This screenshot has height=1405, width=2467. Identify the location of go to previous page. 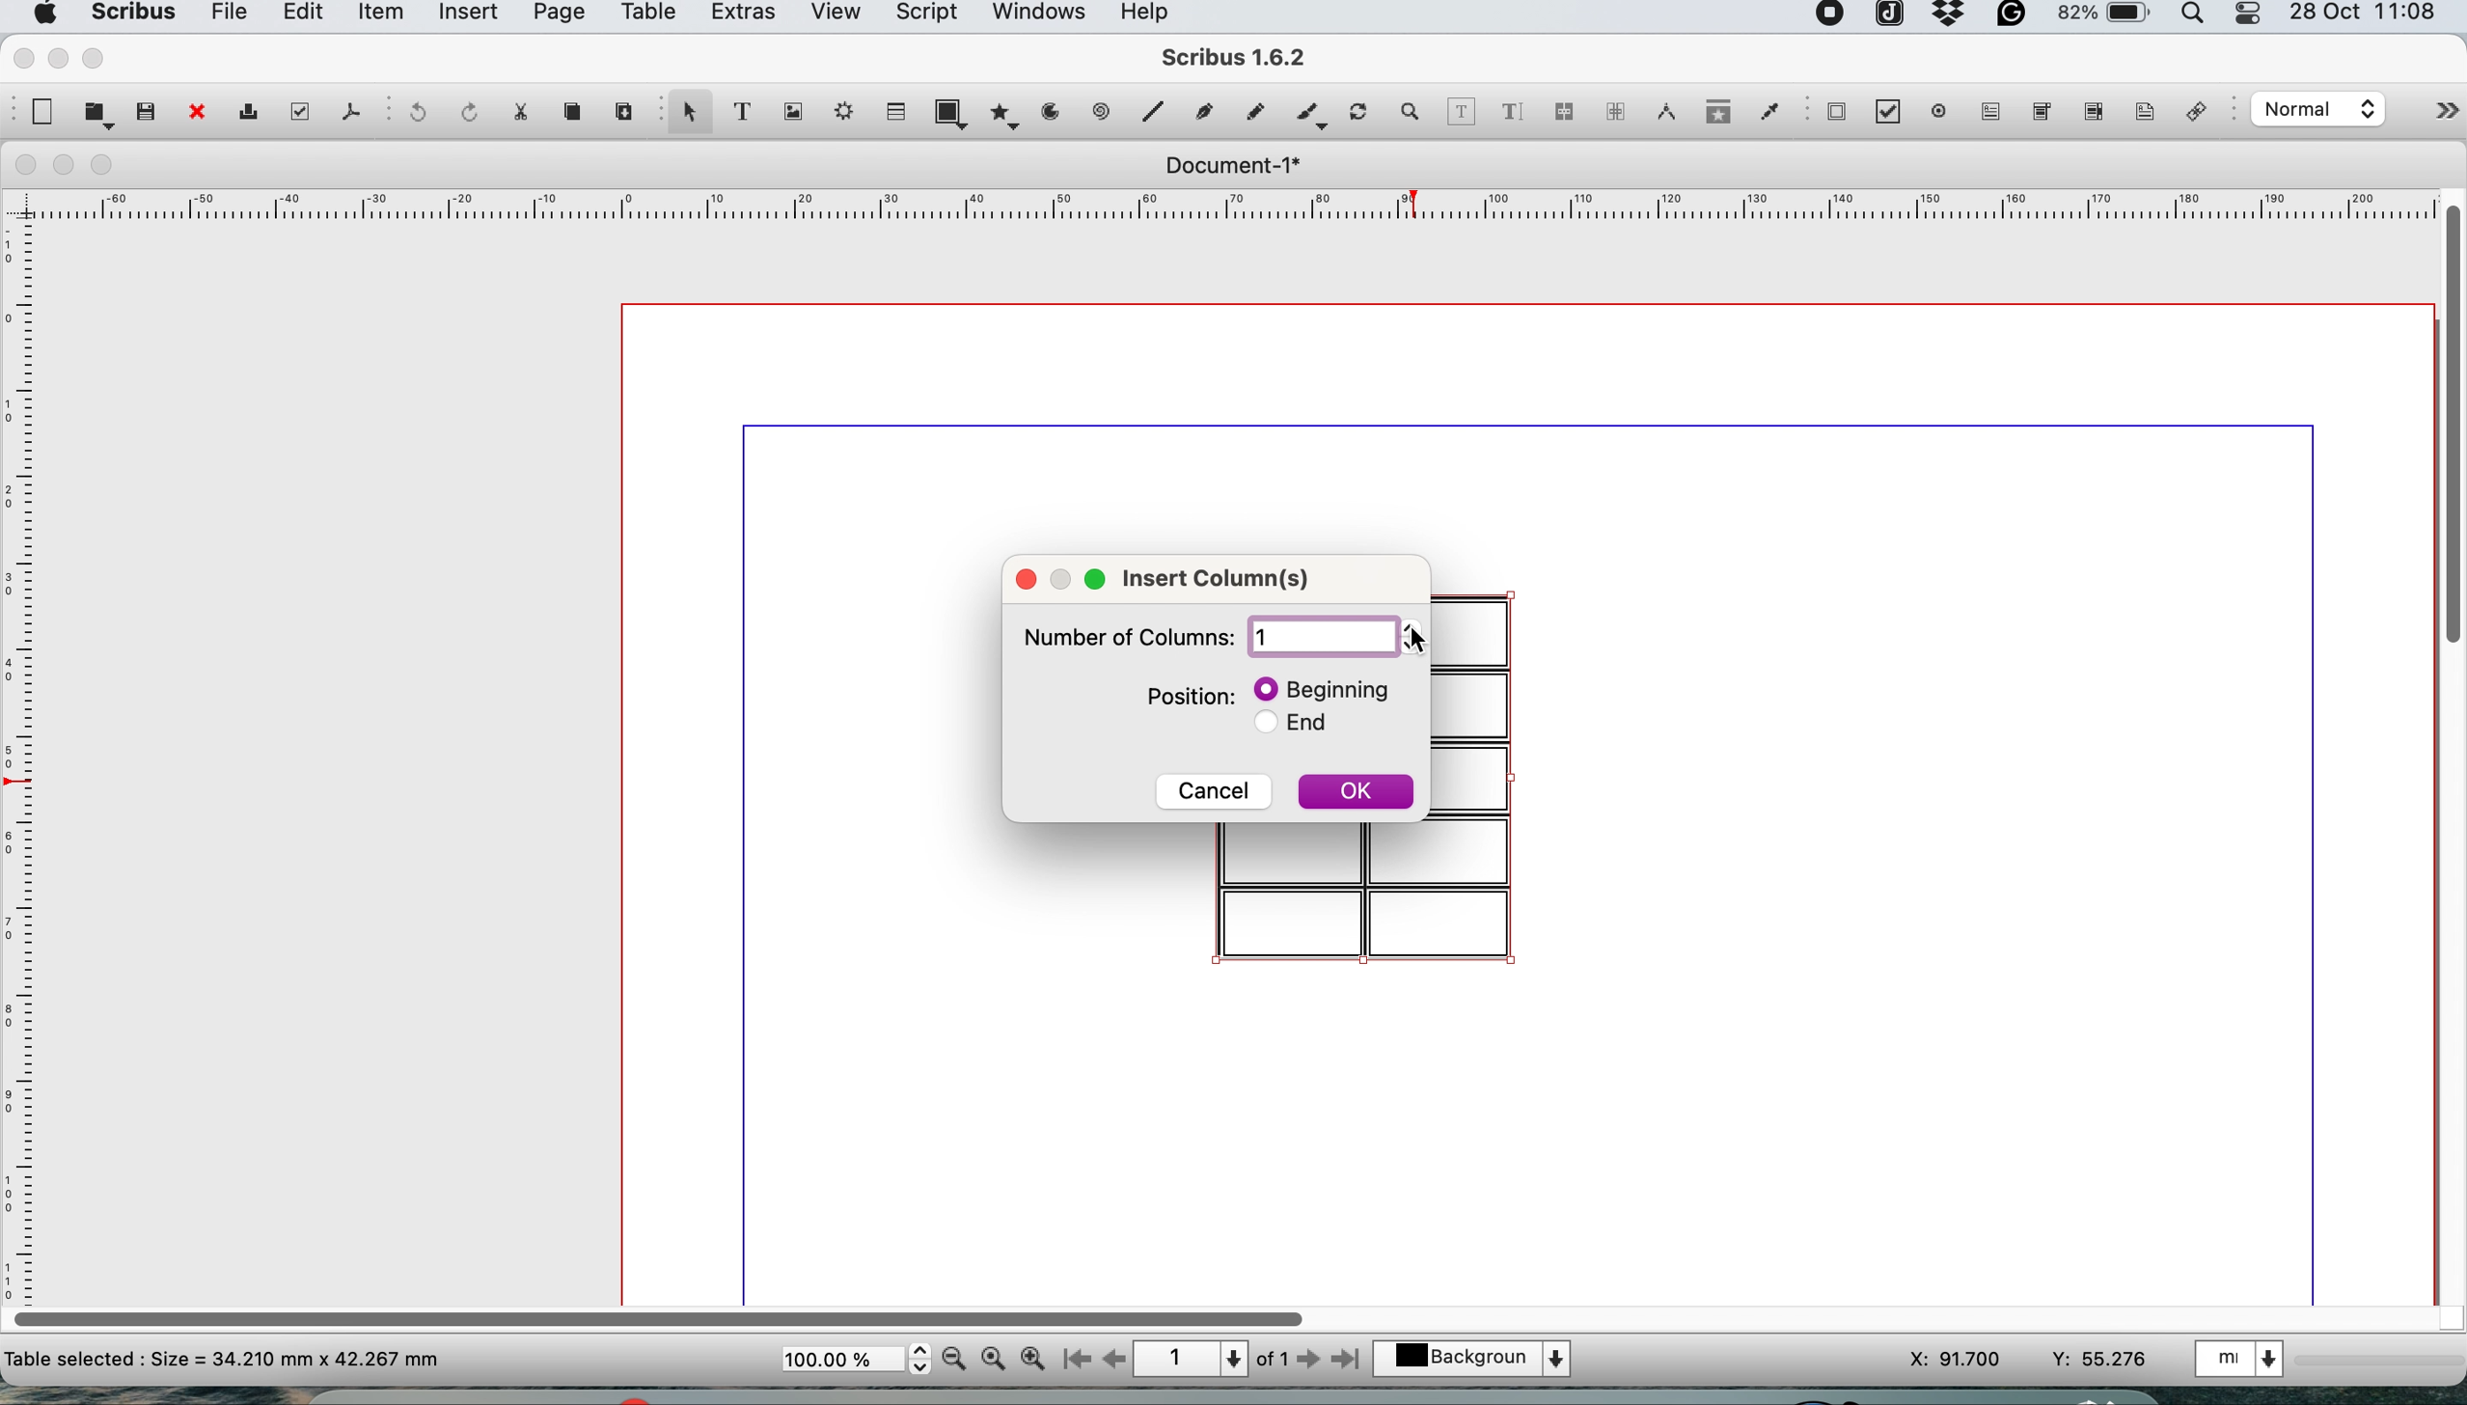
(1112, 1361).